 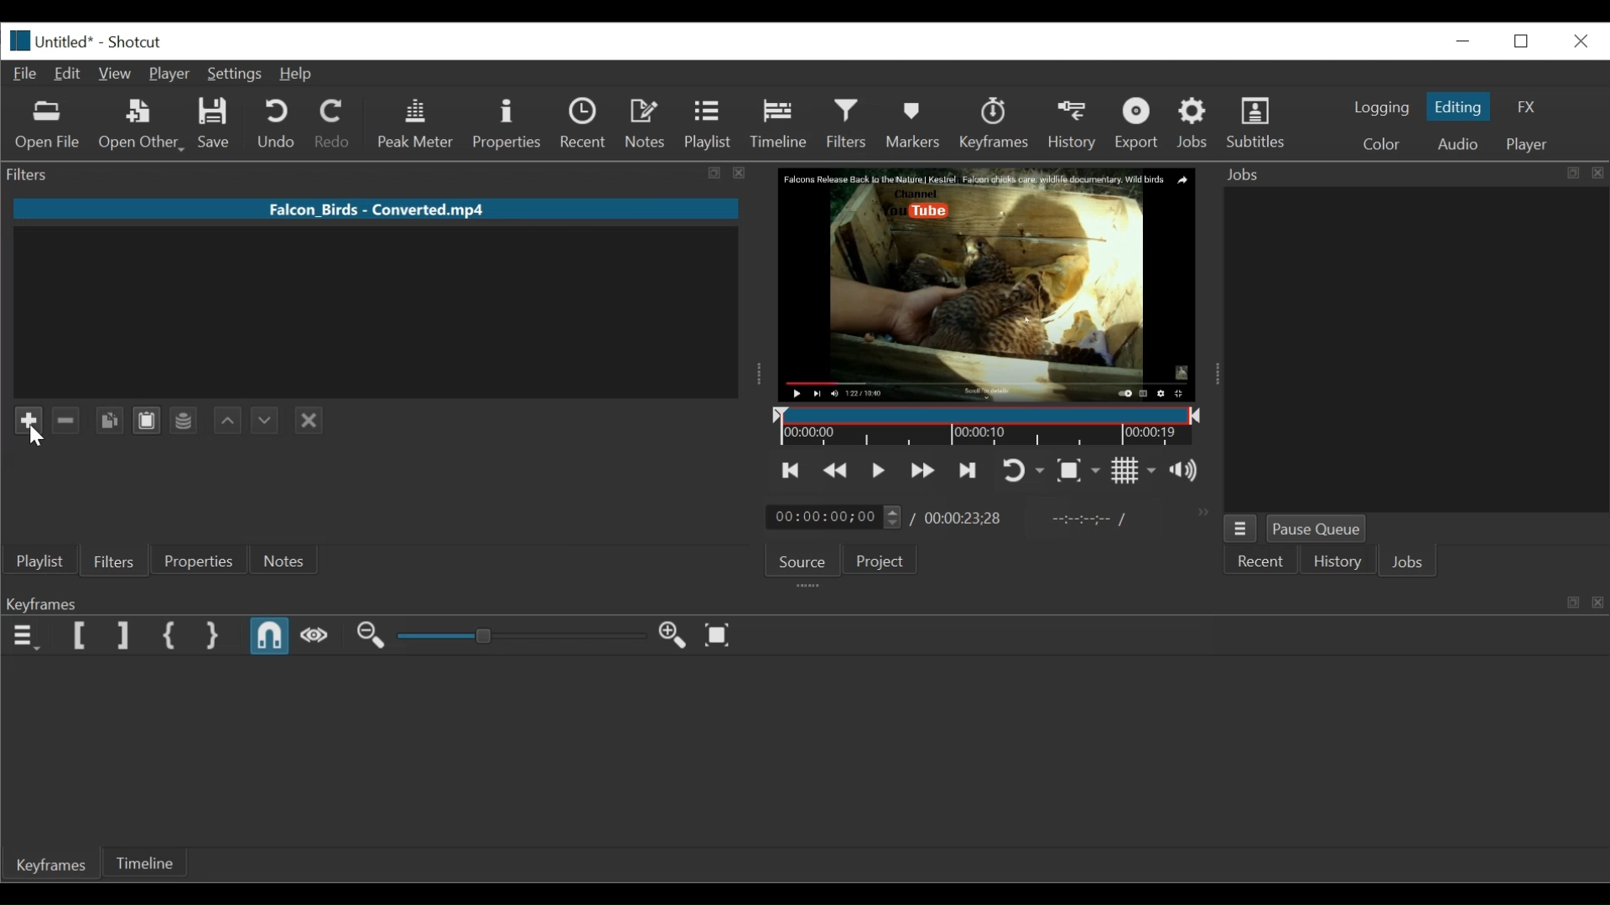 What do you see at coordinates (522, 636) in the screenshot?
I see `Zoom keyframe slider` at bounding box center [522, 636].